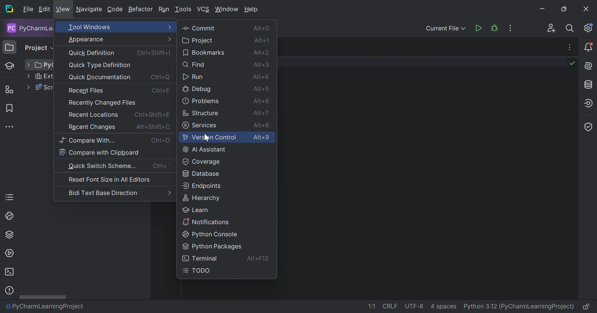 Image resolution: width=597 pixels, height=313 pixels. I want to click on Quick Switch Scheme..., so click(102, 166).